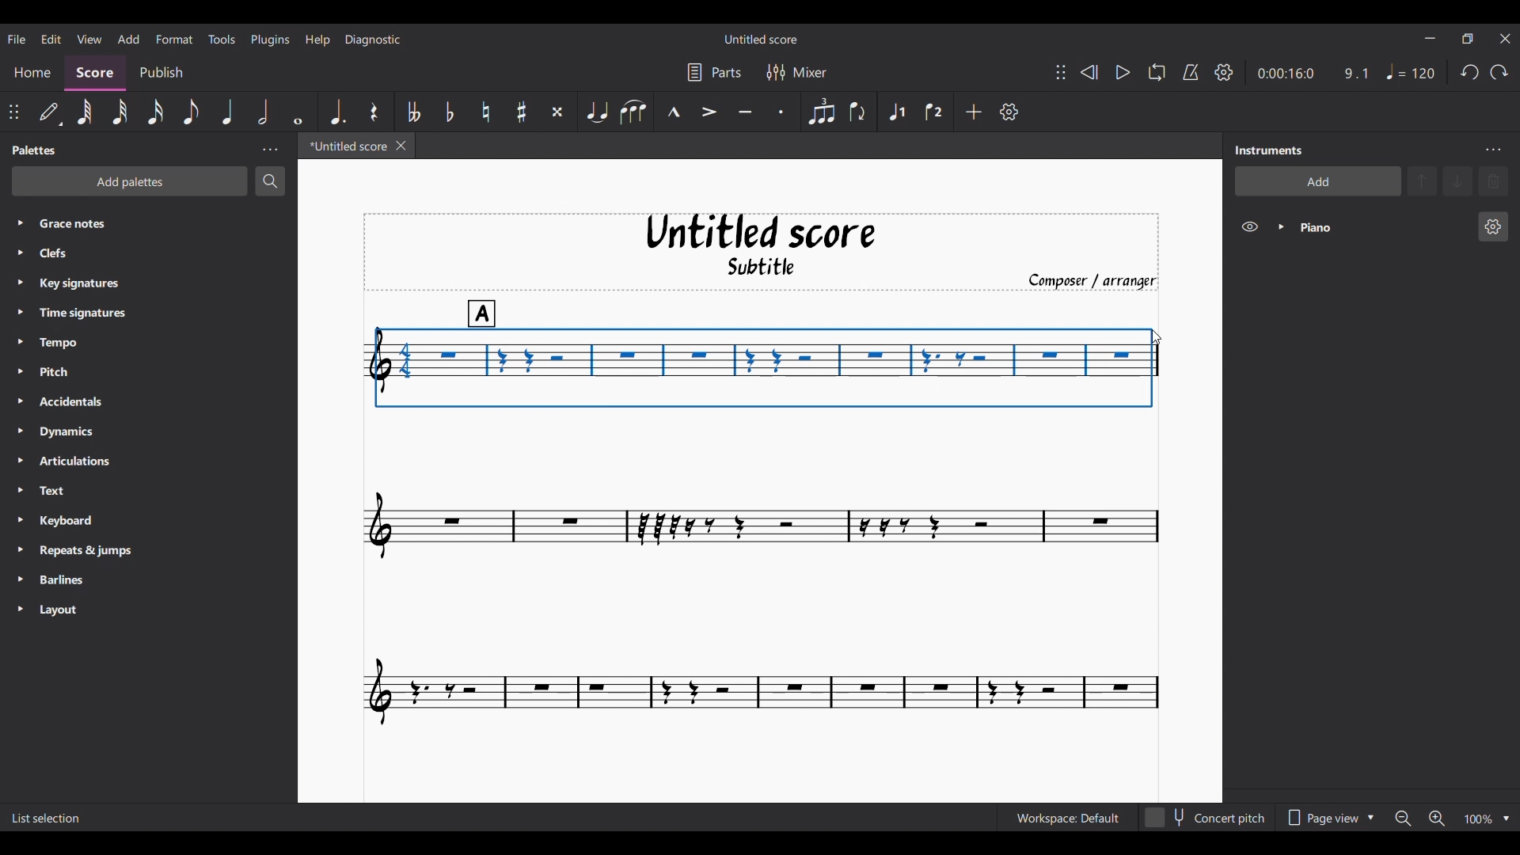 This screenshot has height=855, width=1520. What do you see at coordinates (1493, 226) in the screenshot?
I see `Piano settings` at bounding box center [1493, 226].